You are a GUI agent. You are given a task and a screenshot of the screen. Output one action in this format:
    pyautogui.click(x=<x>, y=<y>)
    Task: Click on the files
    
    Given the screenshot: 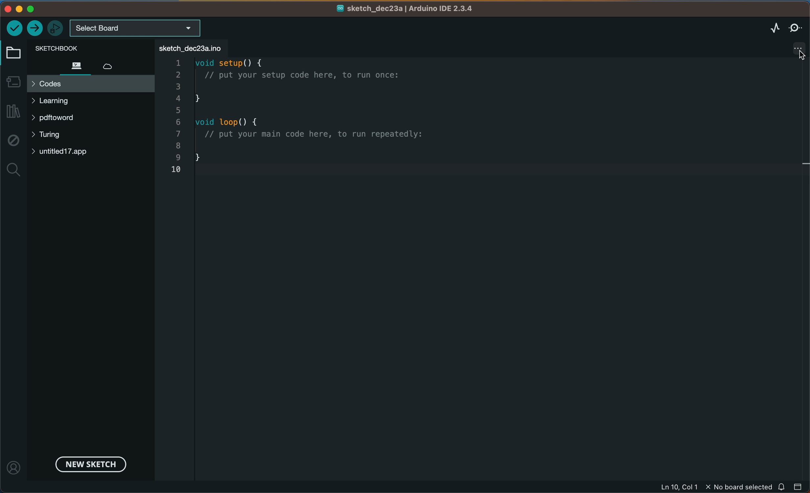 What is the action you would take?
    pyautogui.click(x=76, y=65)
    